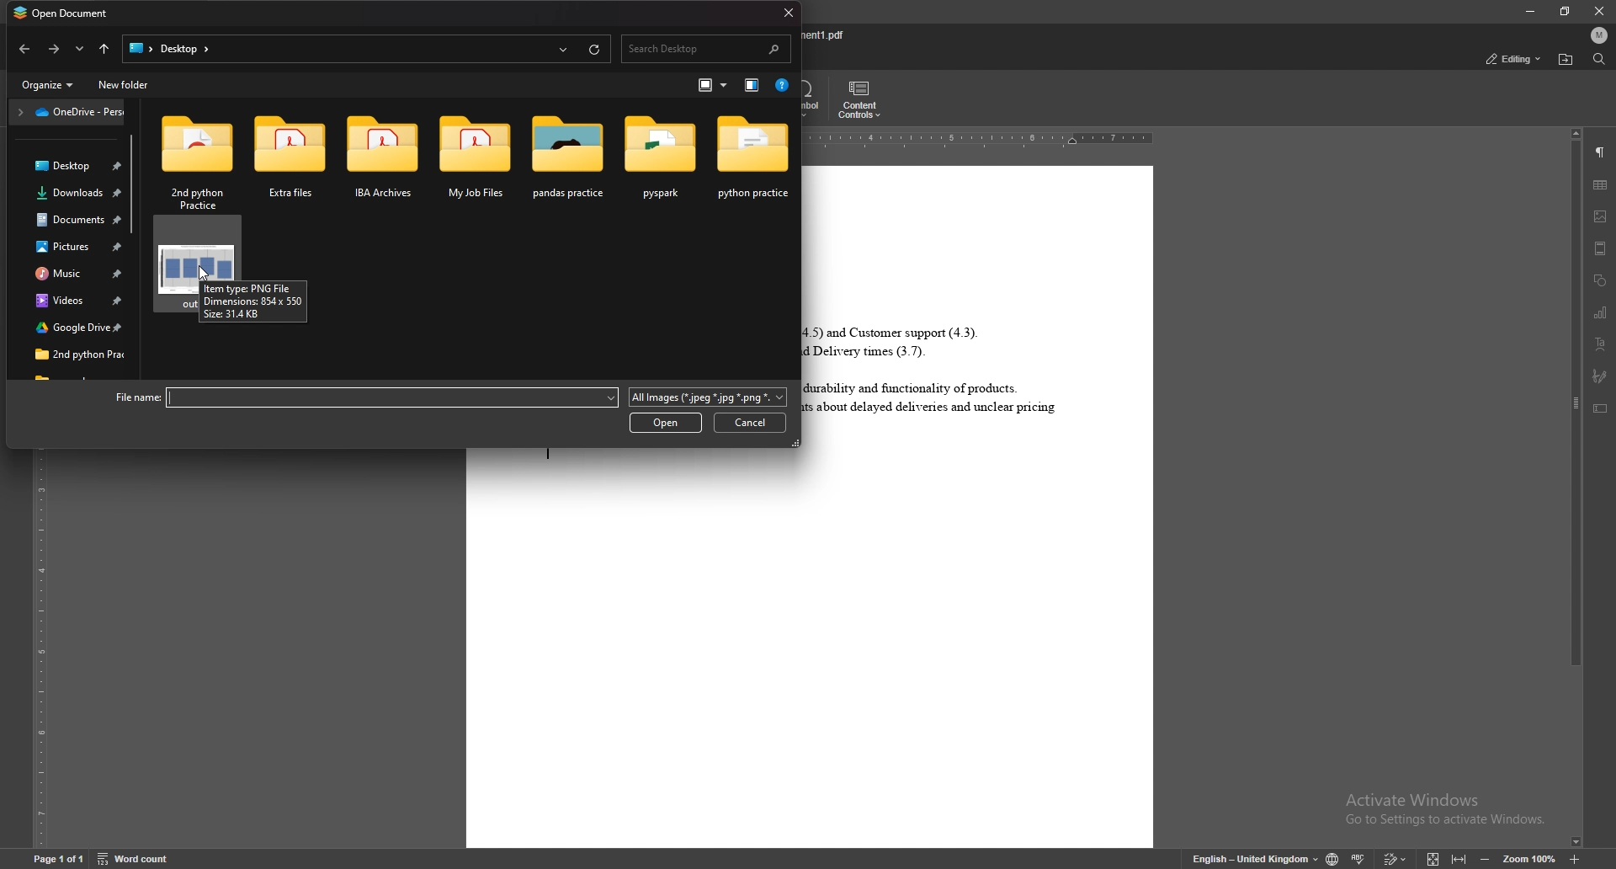 This screenshot has width=1616, height=869. Describe the element at coordinates (864, 99) in the screenshot. I see `content controls` at that location.